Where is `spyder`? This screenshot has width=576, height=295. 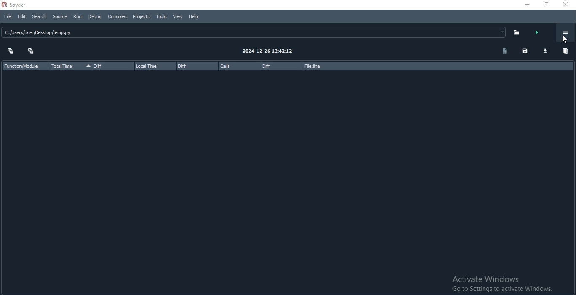
spyder is located at coordinates (20, 5).